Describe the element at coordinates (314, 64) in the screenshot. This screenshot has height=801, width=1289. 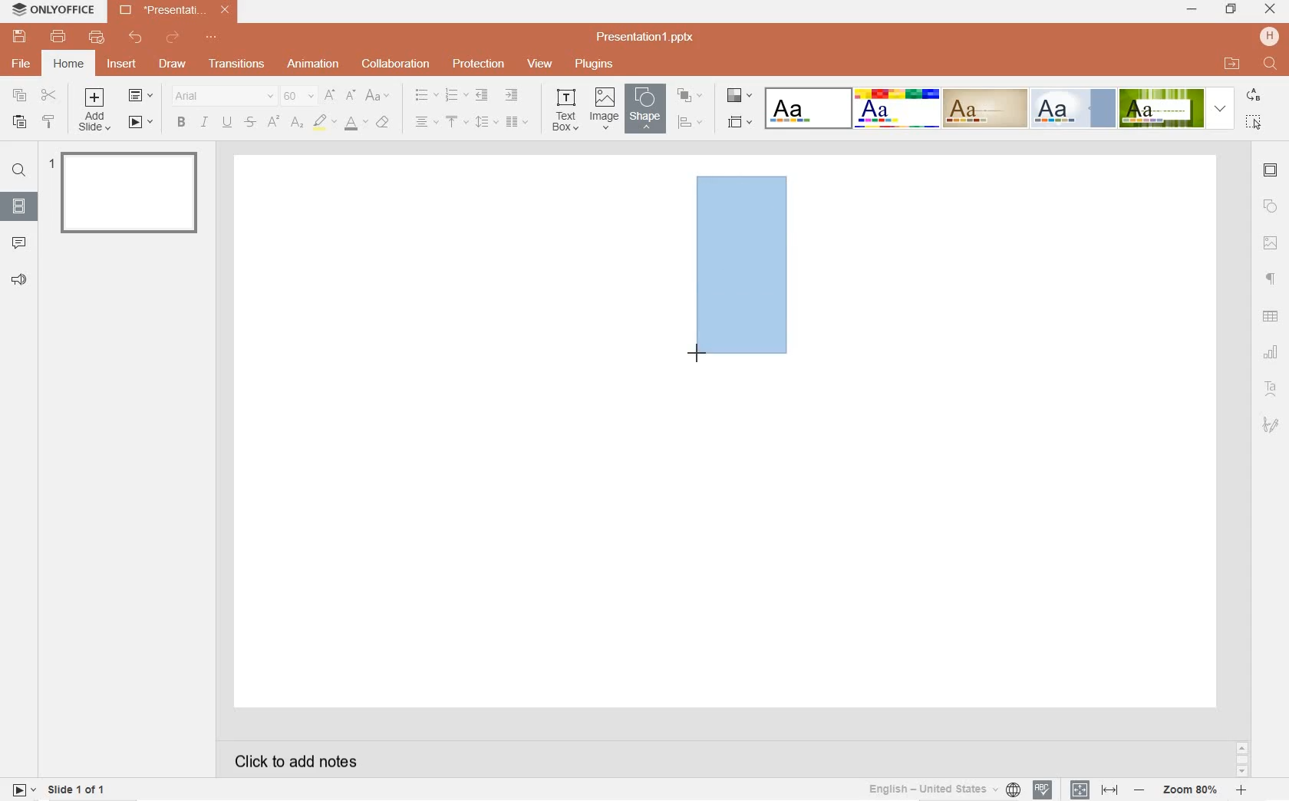
I see `animation` at that location.